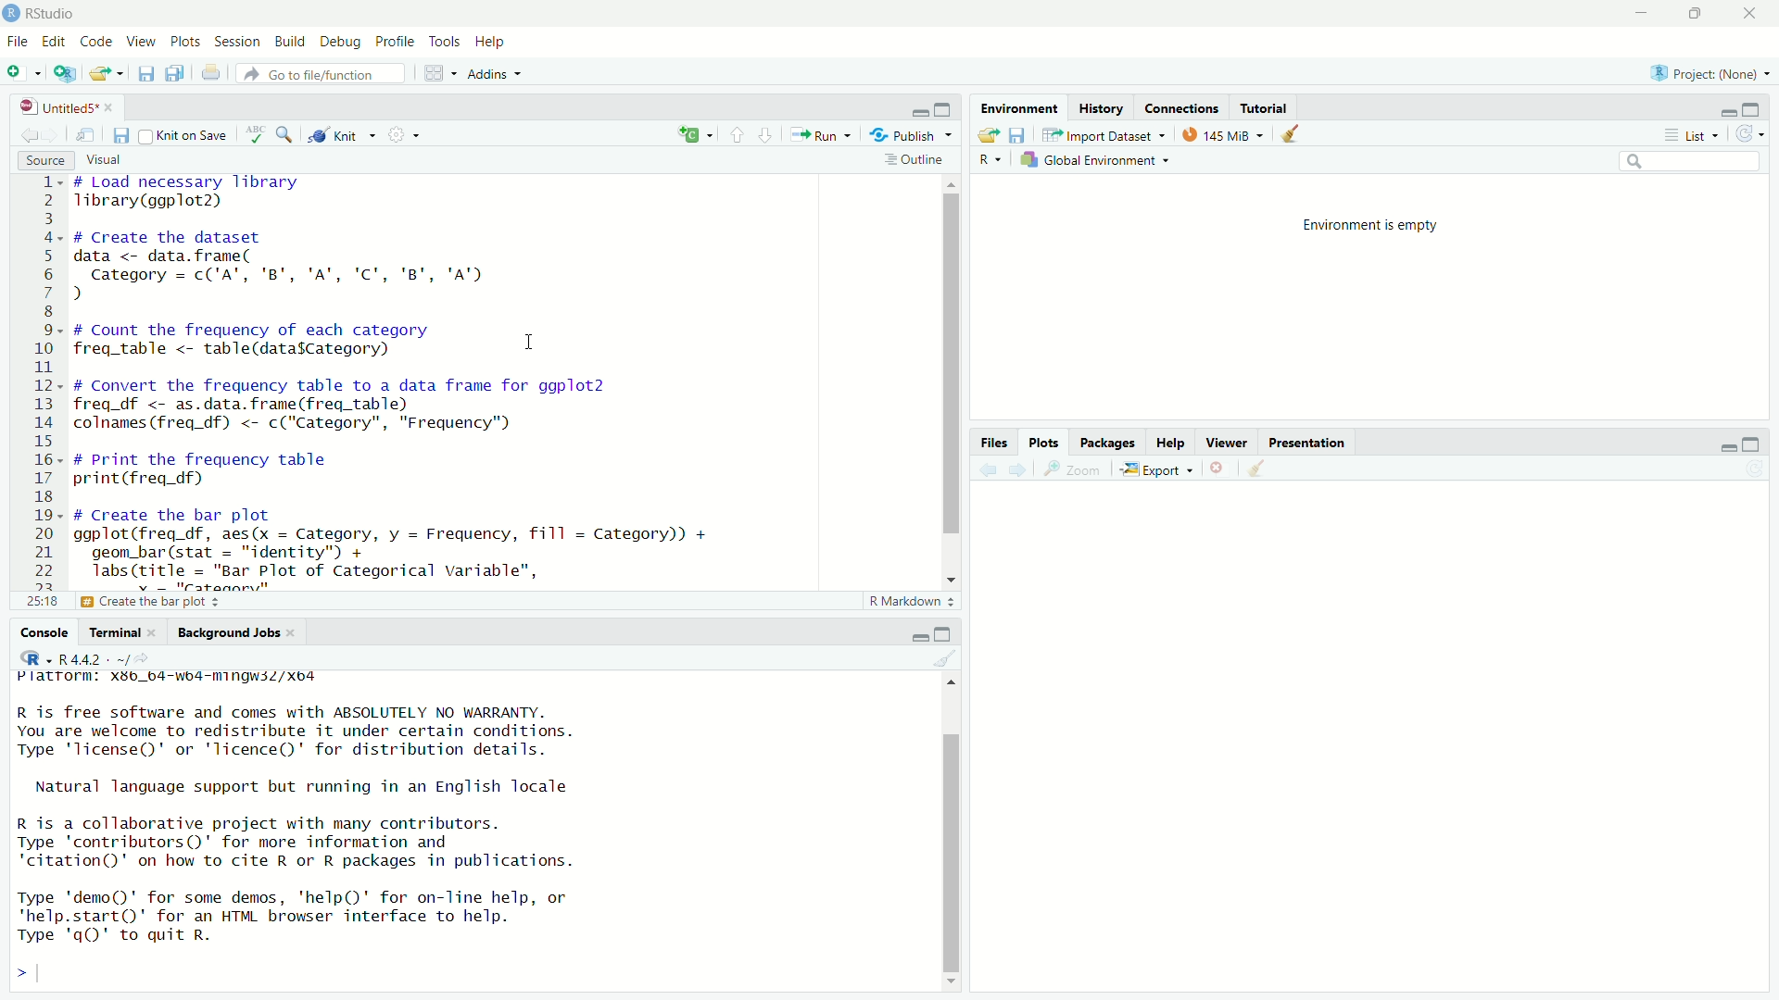 The height and width of the screenshot is (1000, 1779). I want to click on R markdown, so click(914, 602).